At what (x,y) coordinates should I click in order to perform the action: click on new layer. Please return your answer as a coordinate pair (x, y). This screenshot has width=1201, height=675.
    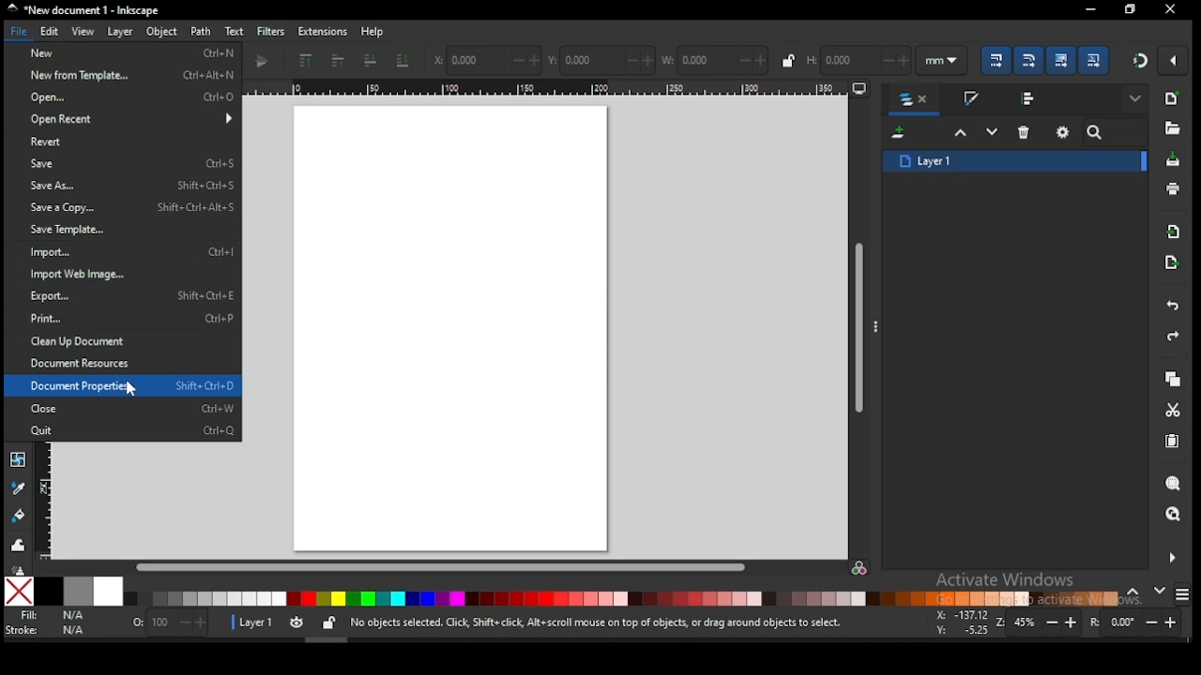
    Looking at the image, I should click on (901, 134).